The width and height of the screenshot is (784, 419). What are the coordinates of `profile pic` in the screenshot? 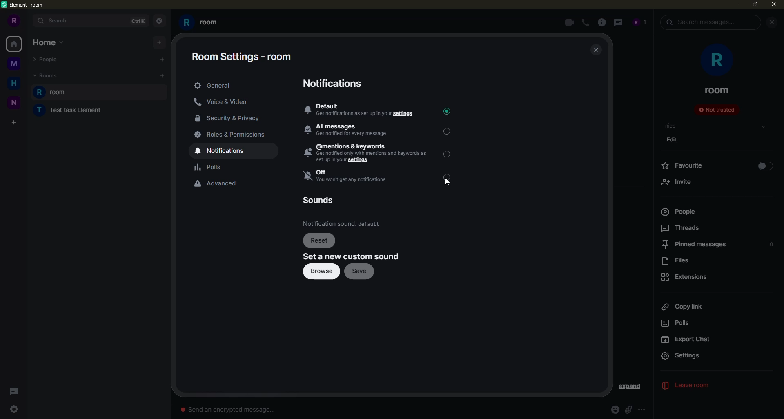 It's located at (715, 60).